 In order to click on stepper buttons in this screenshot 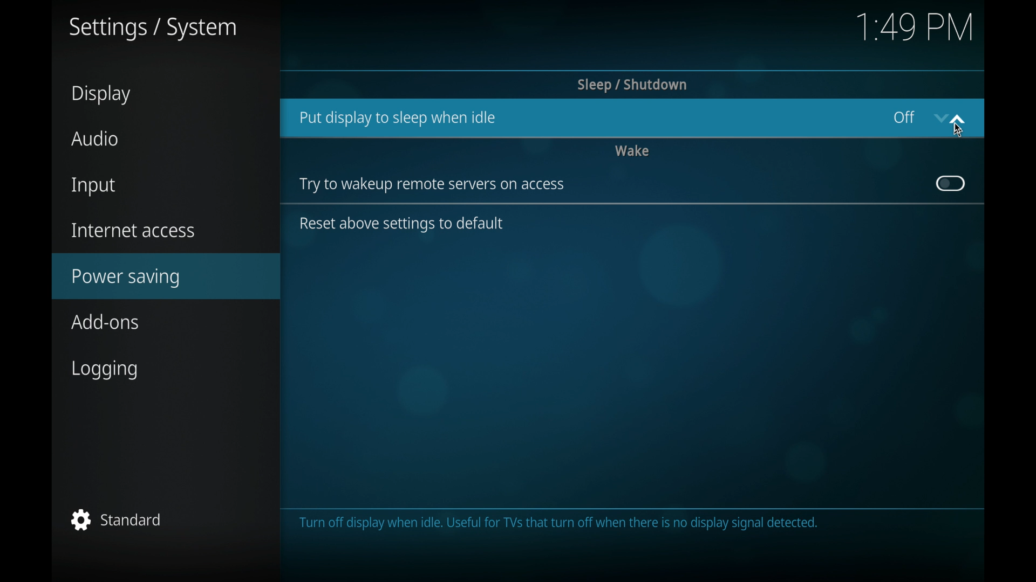, I will do `click(949, 118)`.